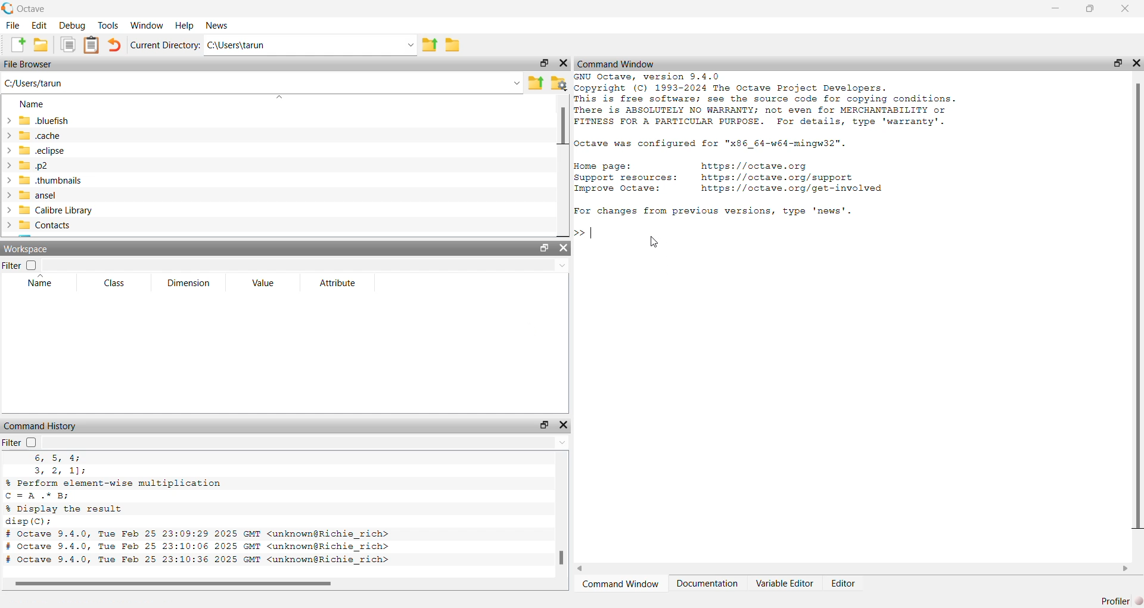 The width and height of the screenshot is (1144, 608). I want to click on Tools, so click(108, 24).